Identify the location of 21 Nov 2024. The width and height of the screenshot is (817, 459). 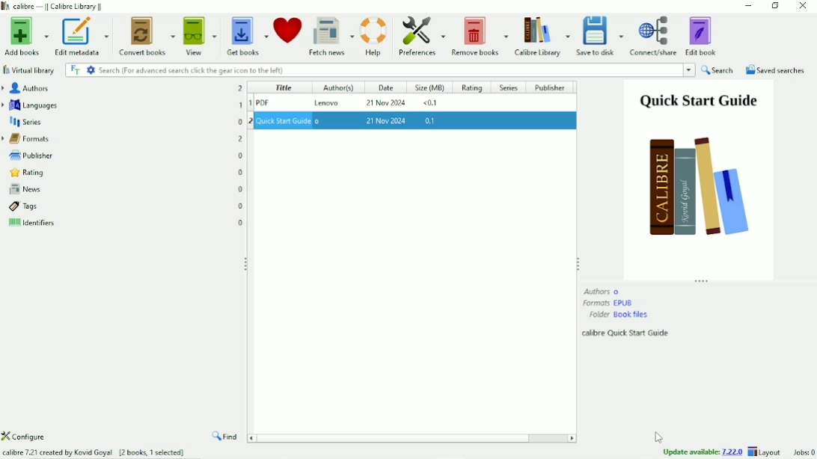
(387, 104).